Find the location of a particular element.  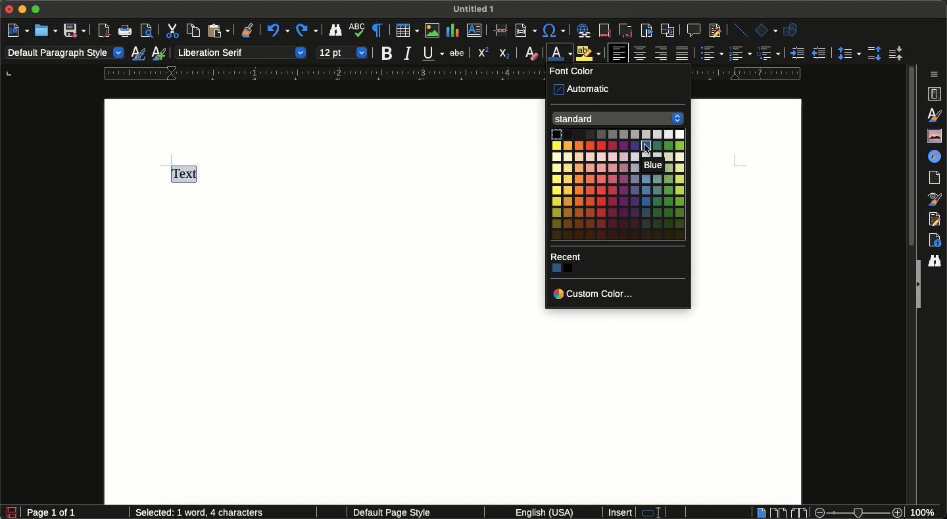

Justified is located at coordinates (683, 53).